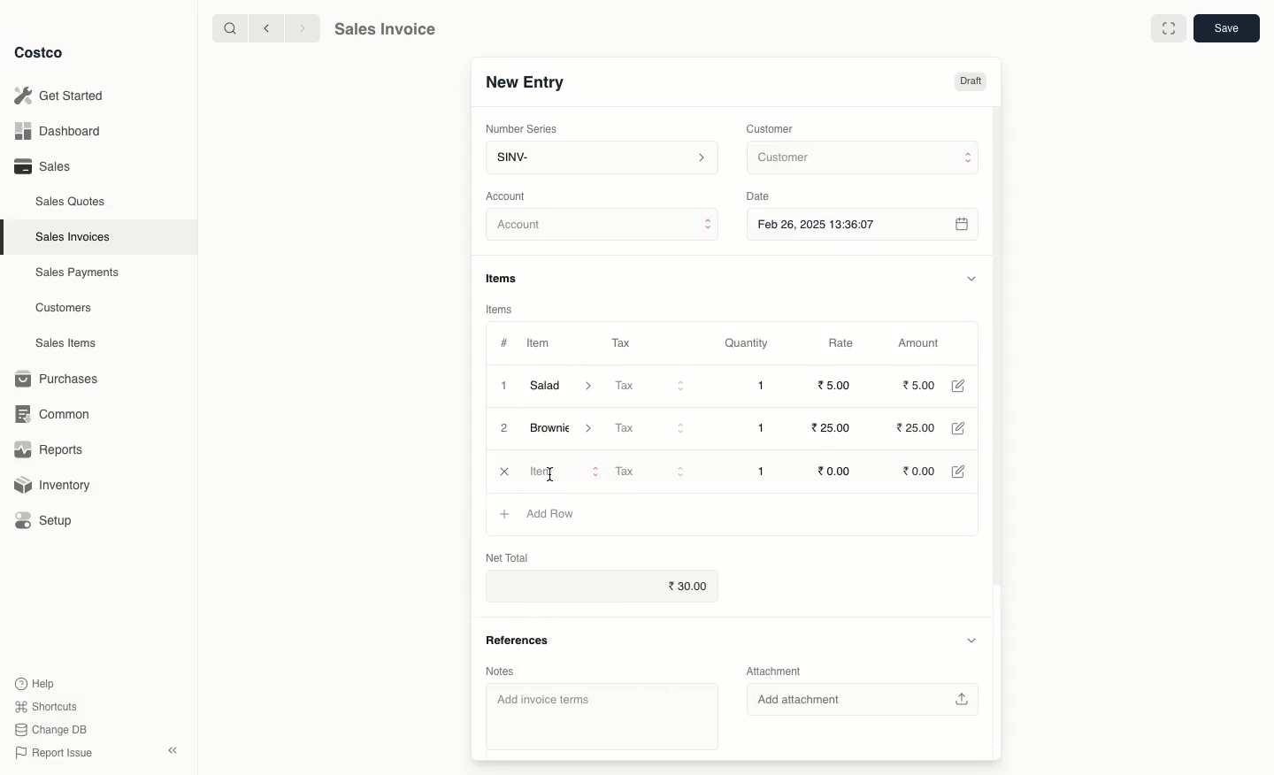 This screenshot has height=775, width=1274. Describe the element at coordinates (917, 471) in the screenshot. I see `0.00` at that location.